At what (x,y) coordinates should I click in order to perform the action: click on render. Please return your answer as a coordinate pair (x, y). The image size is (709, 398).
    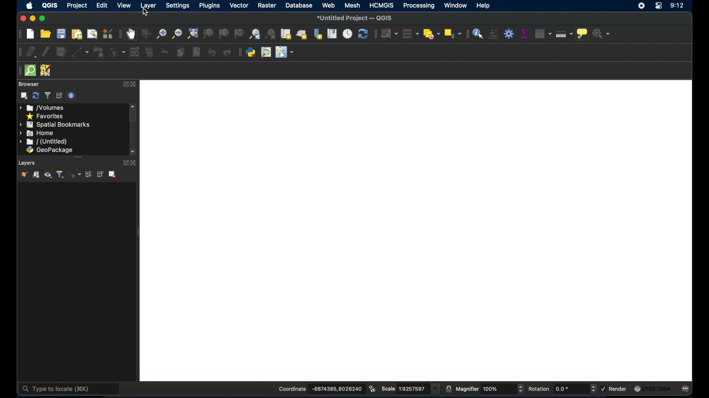
    Looking at the image, I should click on (614, 388).